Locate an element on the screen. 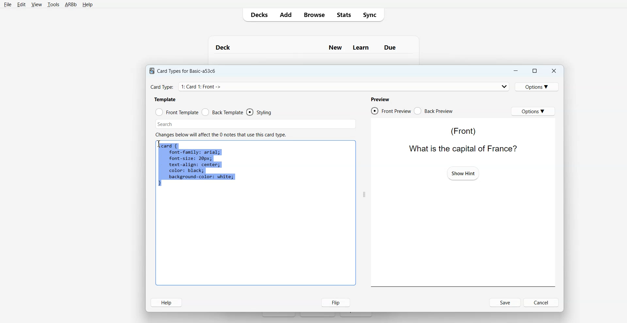 Image resolution: width=627 pixels, height=323 pixels. Back Template is located at coordinates (222, 112).